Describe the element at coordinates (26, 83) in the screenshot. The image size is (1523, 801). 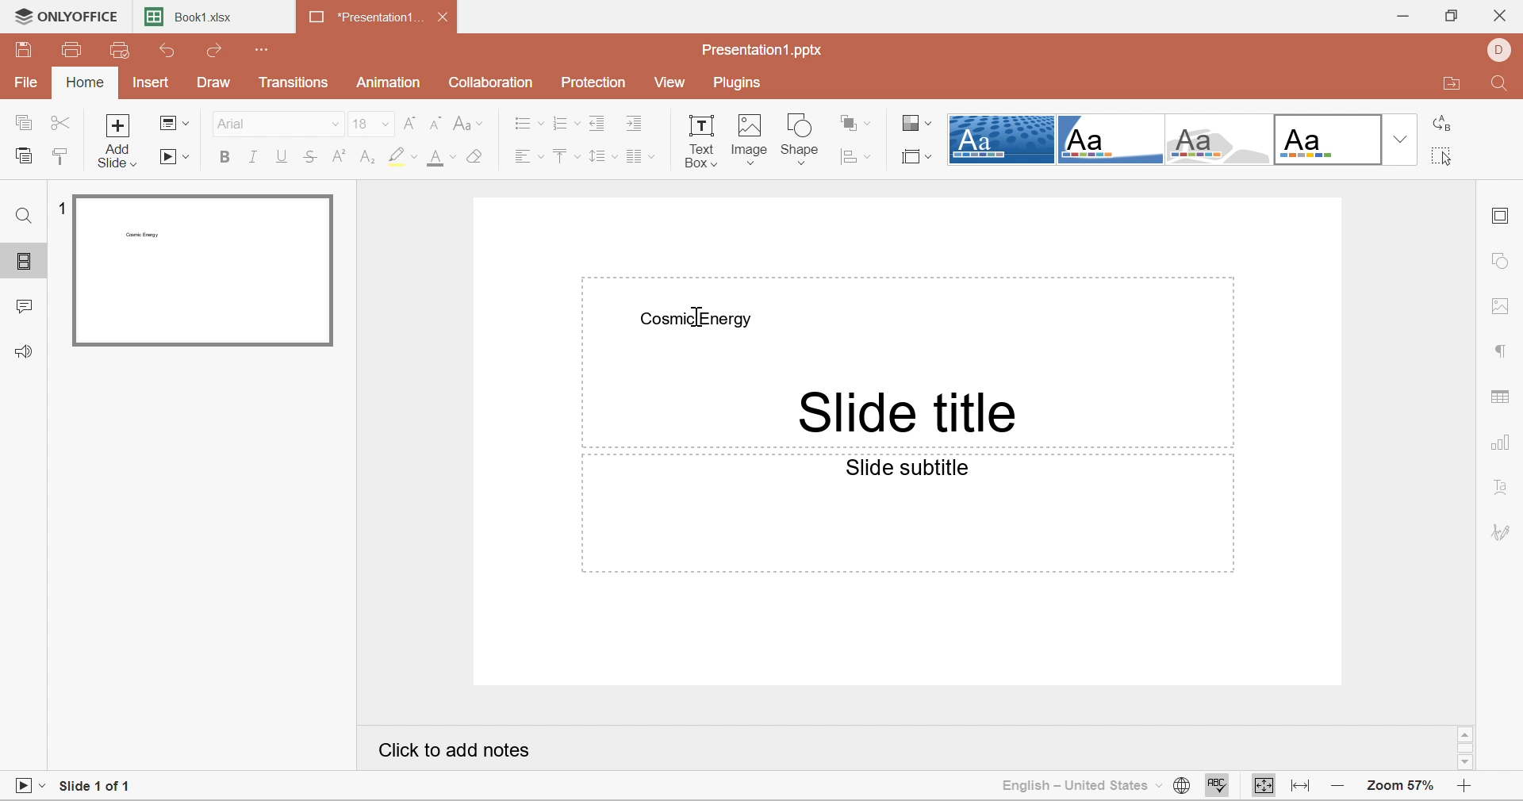
I see `File` at that location.